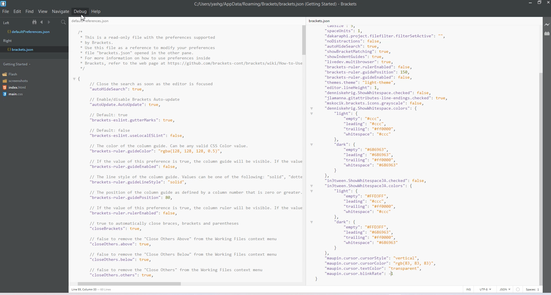 The image size is (551, 295). What do you see at coordinates (468, 289) in the screenshot?
I see `INS` at bounding box center [468, 289].